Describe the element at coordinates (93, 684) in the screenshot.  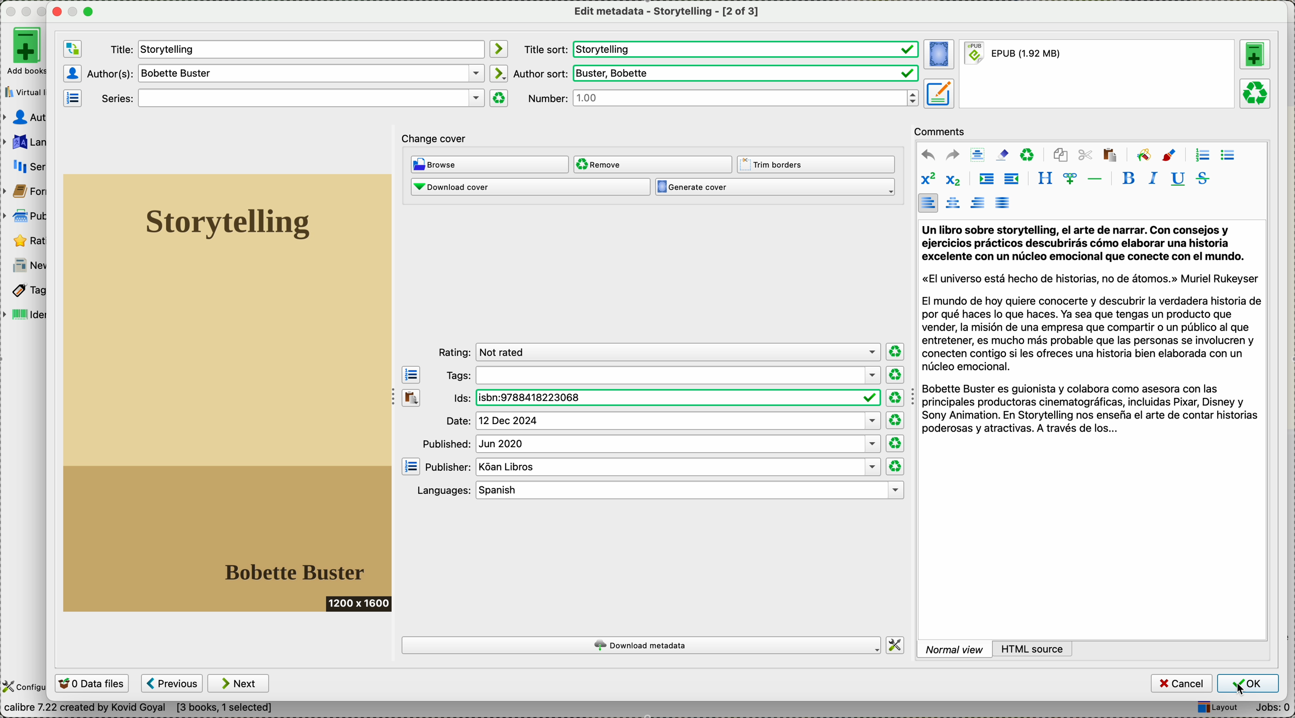
I see `data files` at that location.